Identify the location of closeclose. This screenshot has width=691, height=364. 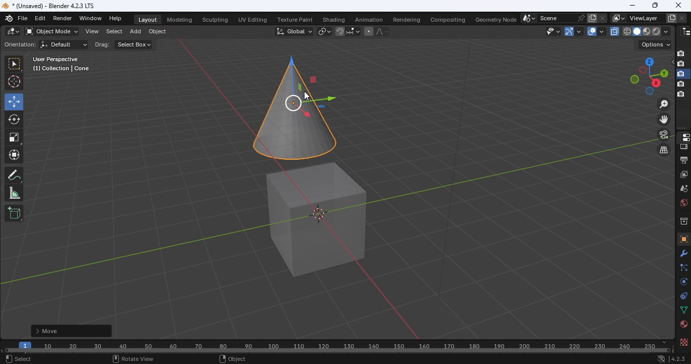
(679, 6).